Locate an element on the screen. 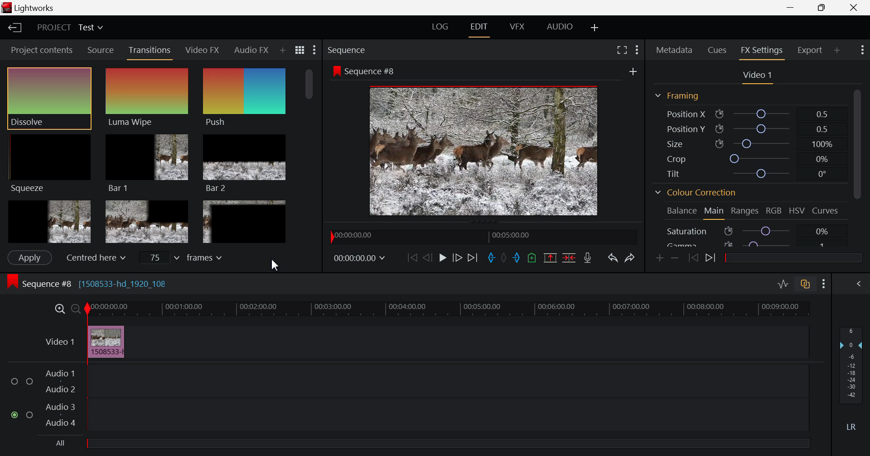 The width and height of the screenshot is (870, 456). Luma Wipe is located at coordinates (146, 96).